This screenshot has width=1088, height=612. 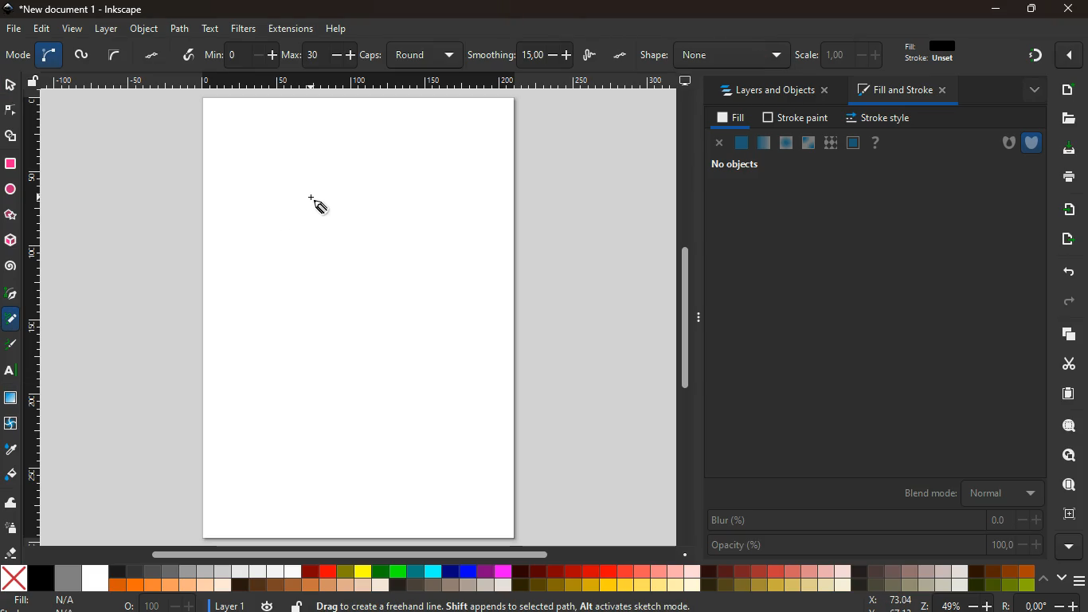 I want to click on fill and stroke, so click(x=904, y=89).